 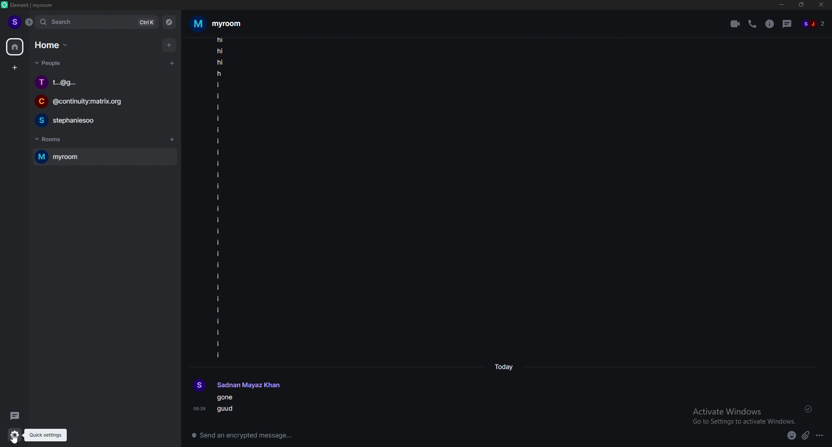 I want to click on people, so click(x=50, y=62).